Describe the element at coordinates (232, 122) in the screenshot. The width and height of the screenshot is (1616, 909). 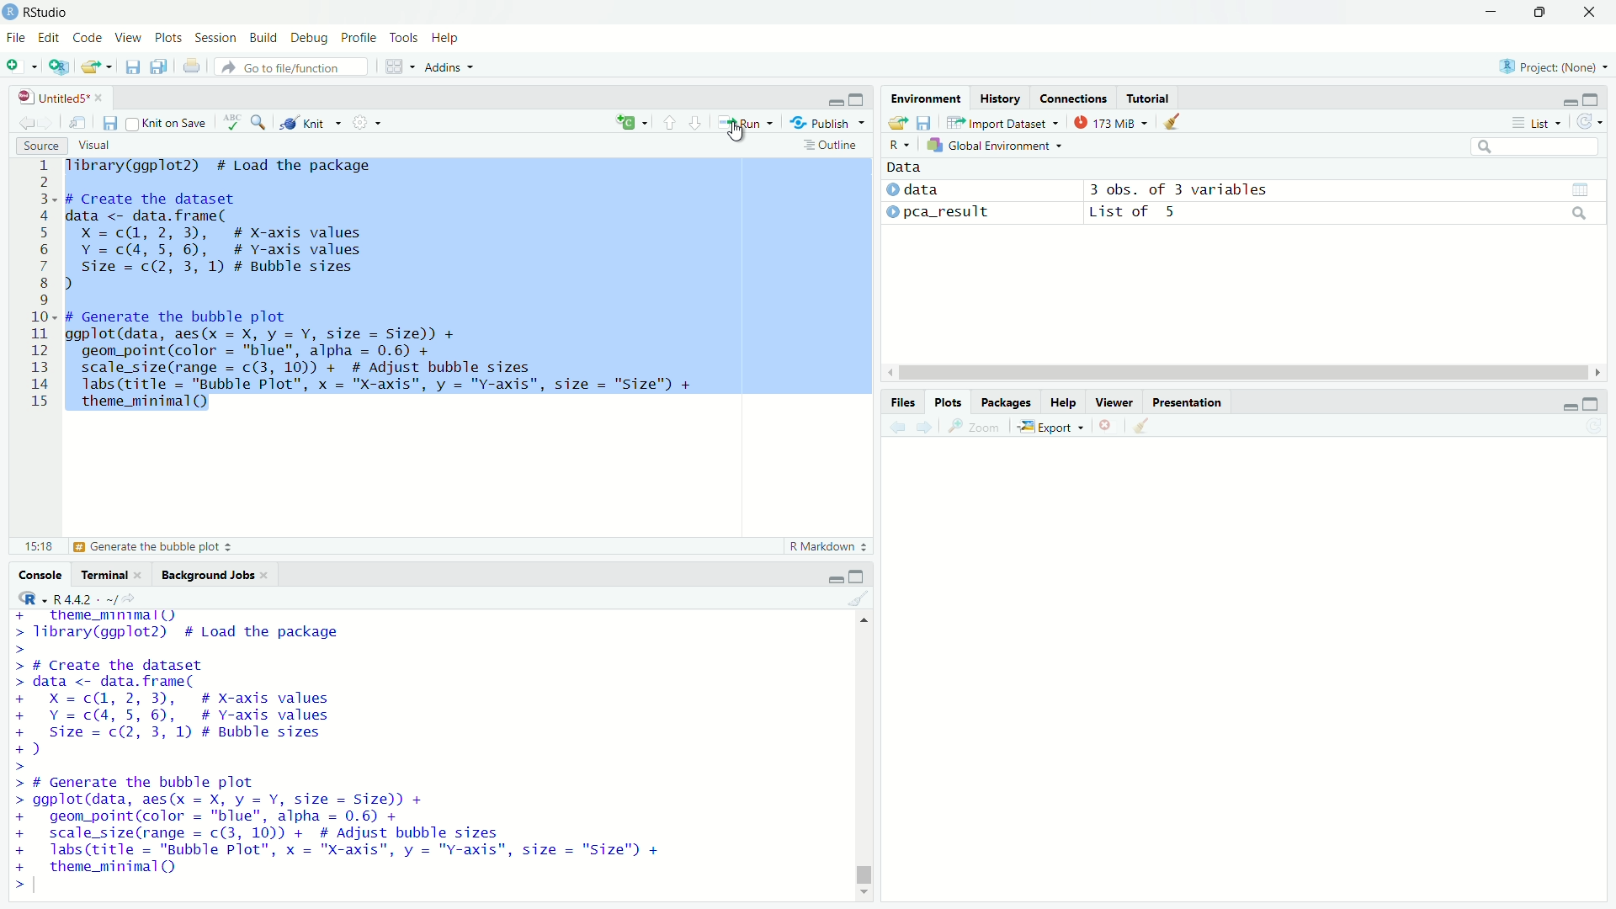
I see `spelling check` at that location.